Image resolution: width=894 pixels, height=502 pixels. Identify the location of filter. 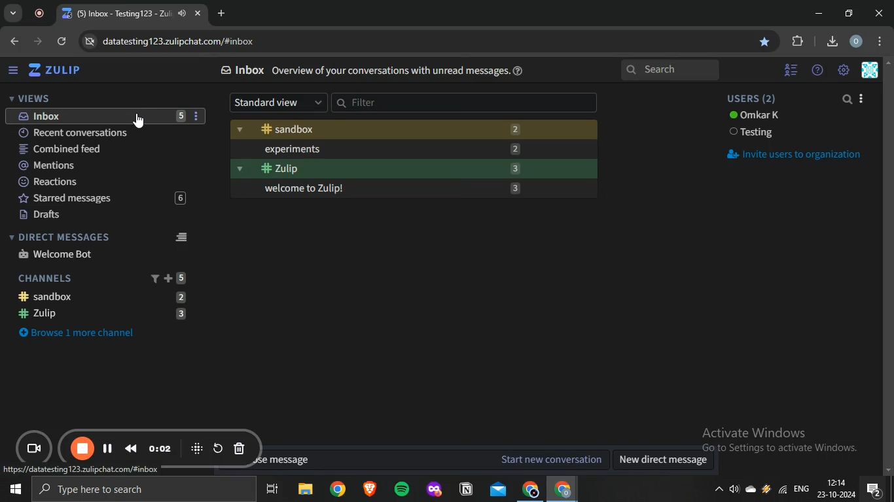
(465, 103).